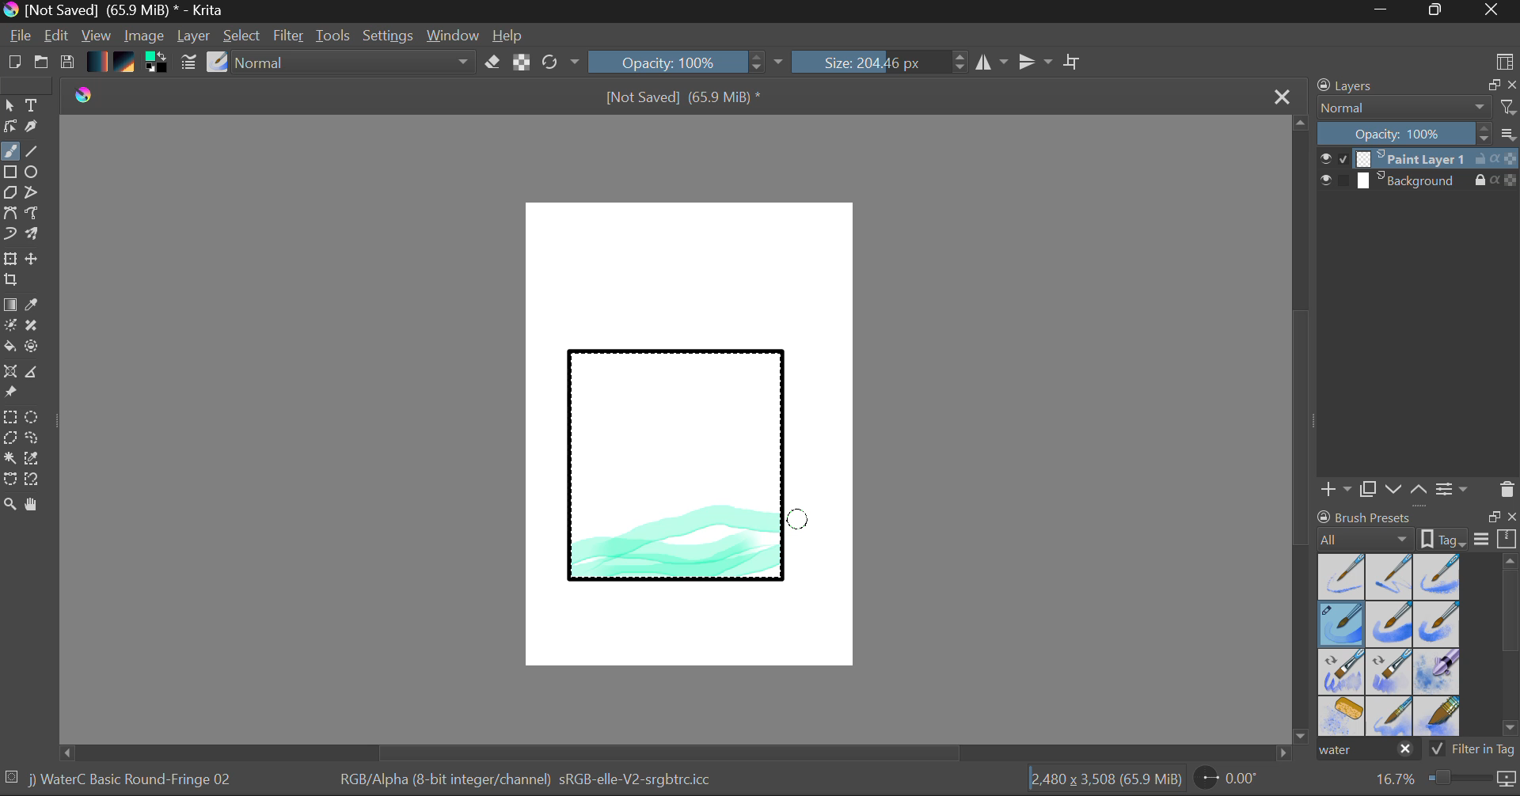  I want to click on Rectangle Shape Selected, so click(678, 481).